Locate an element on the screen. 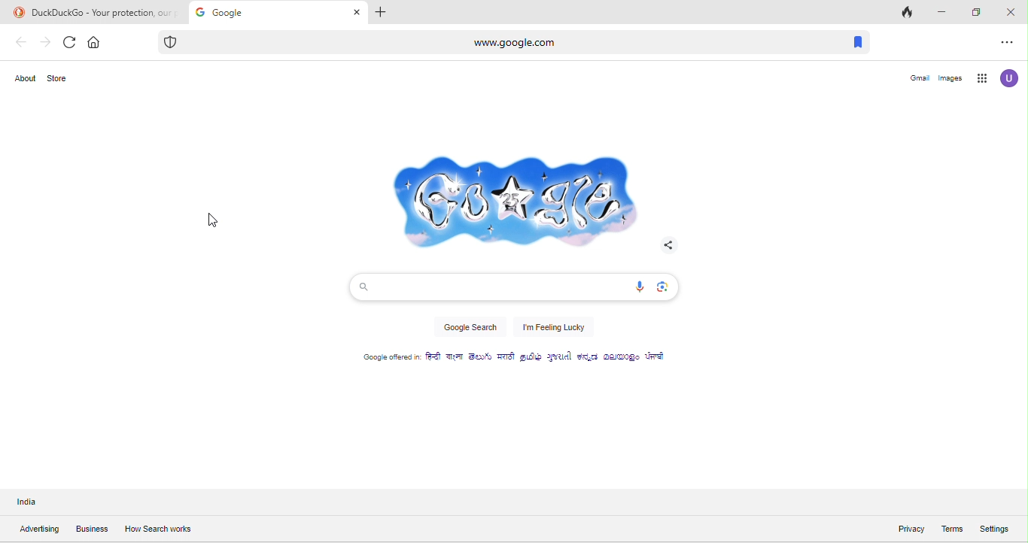 This screenshot has height=543, width=1028. search bar is located at coordinates (512, 287).